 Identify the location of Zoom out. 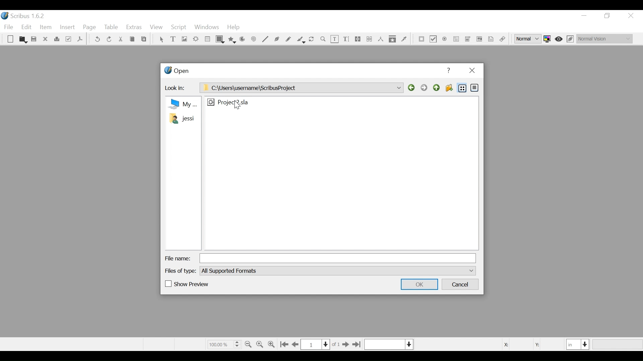
(249, 344).